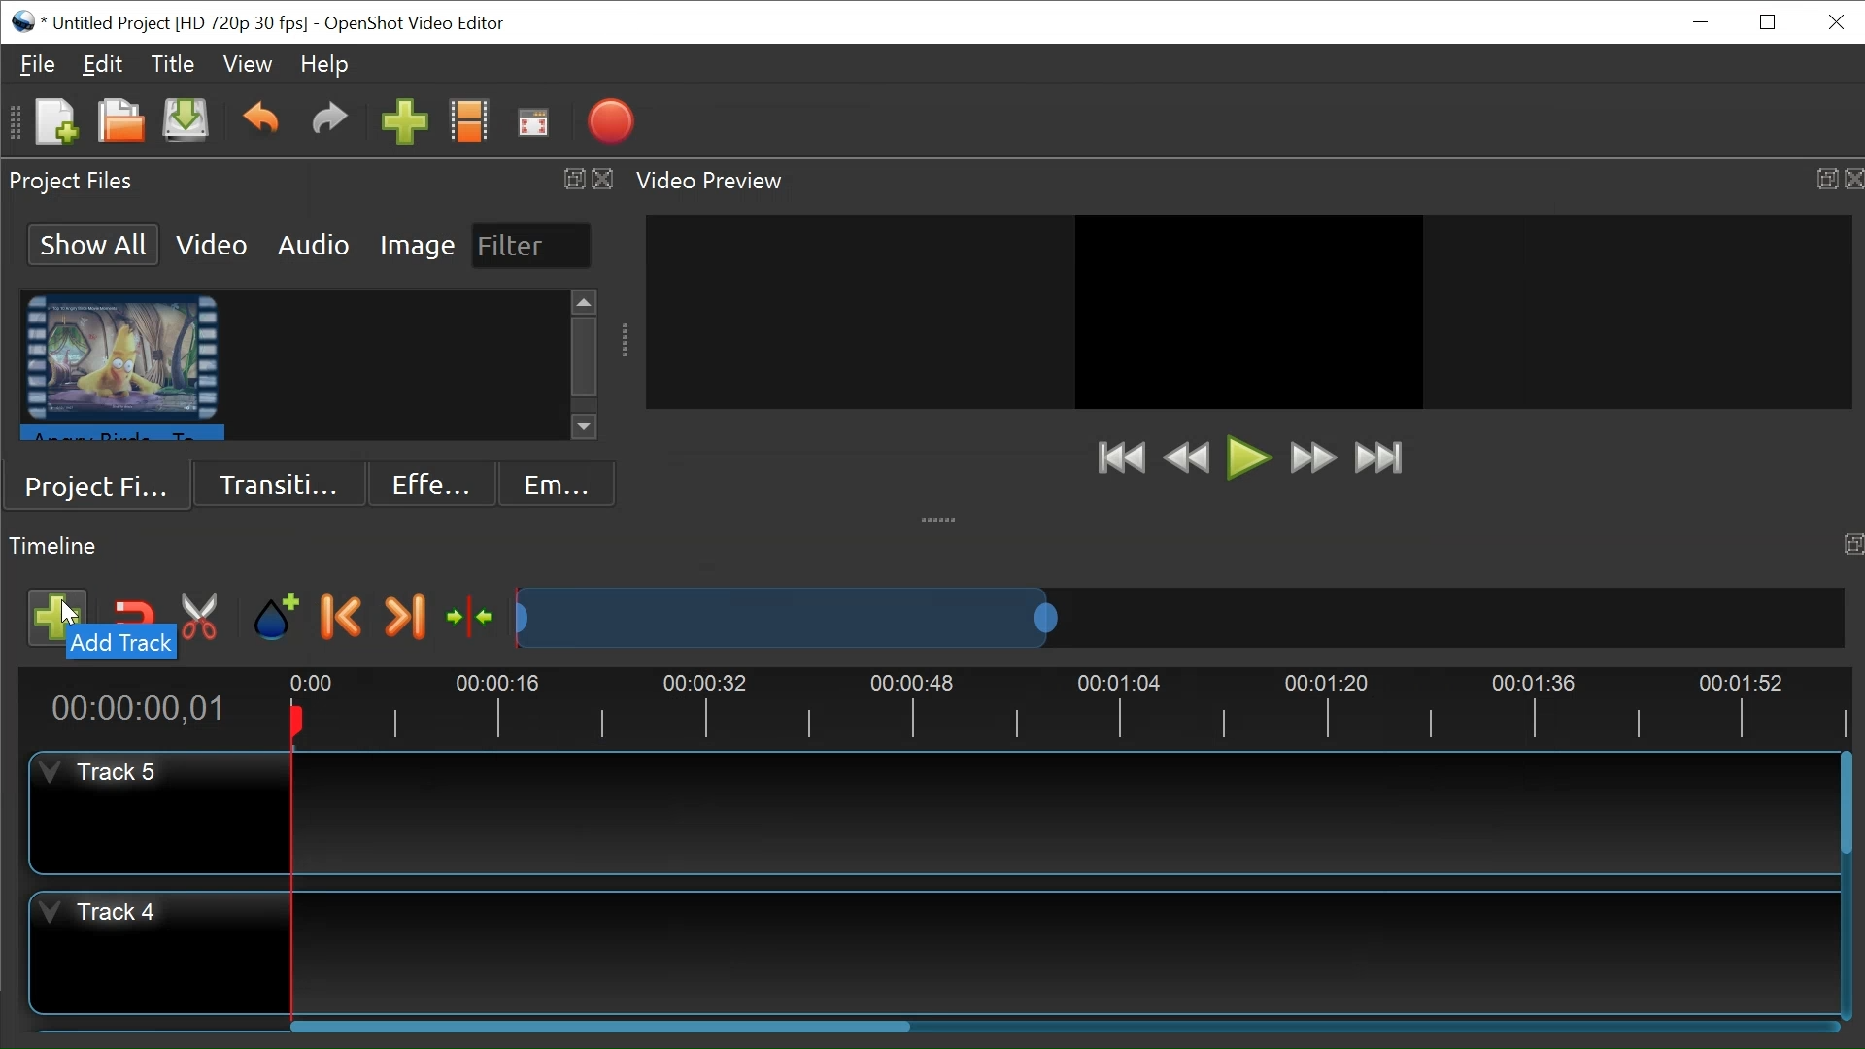 The height and width of the screenshot is (1049, 1865). Describe the element at coordinates (201, 616) in the screenshot. I see `Razor` at that location.